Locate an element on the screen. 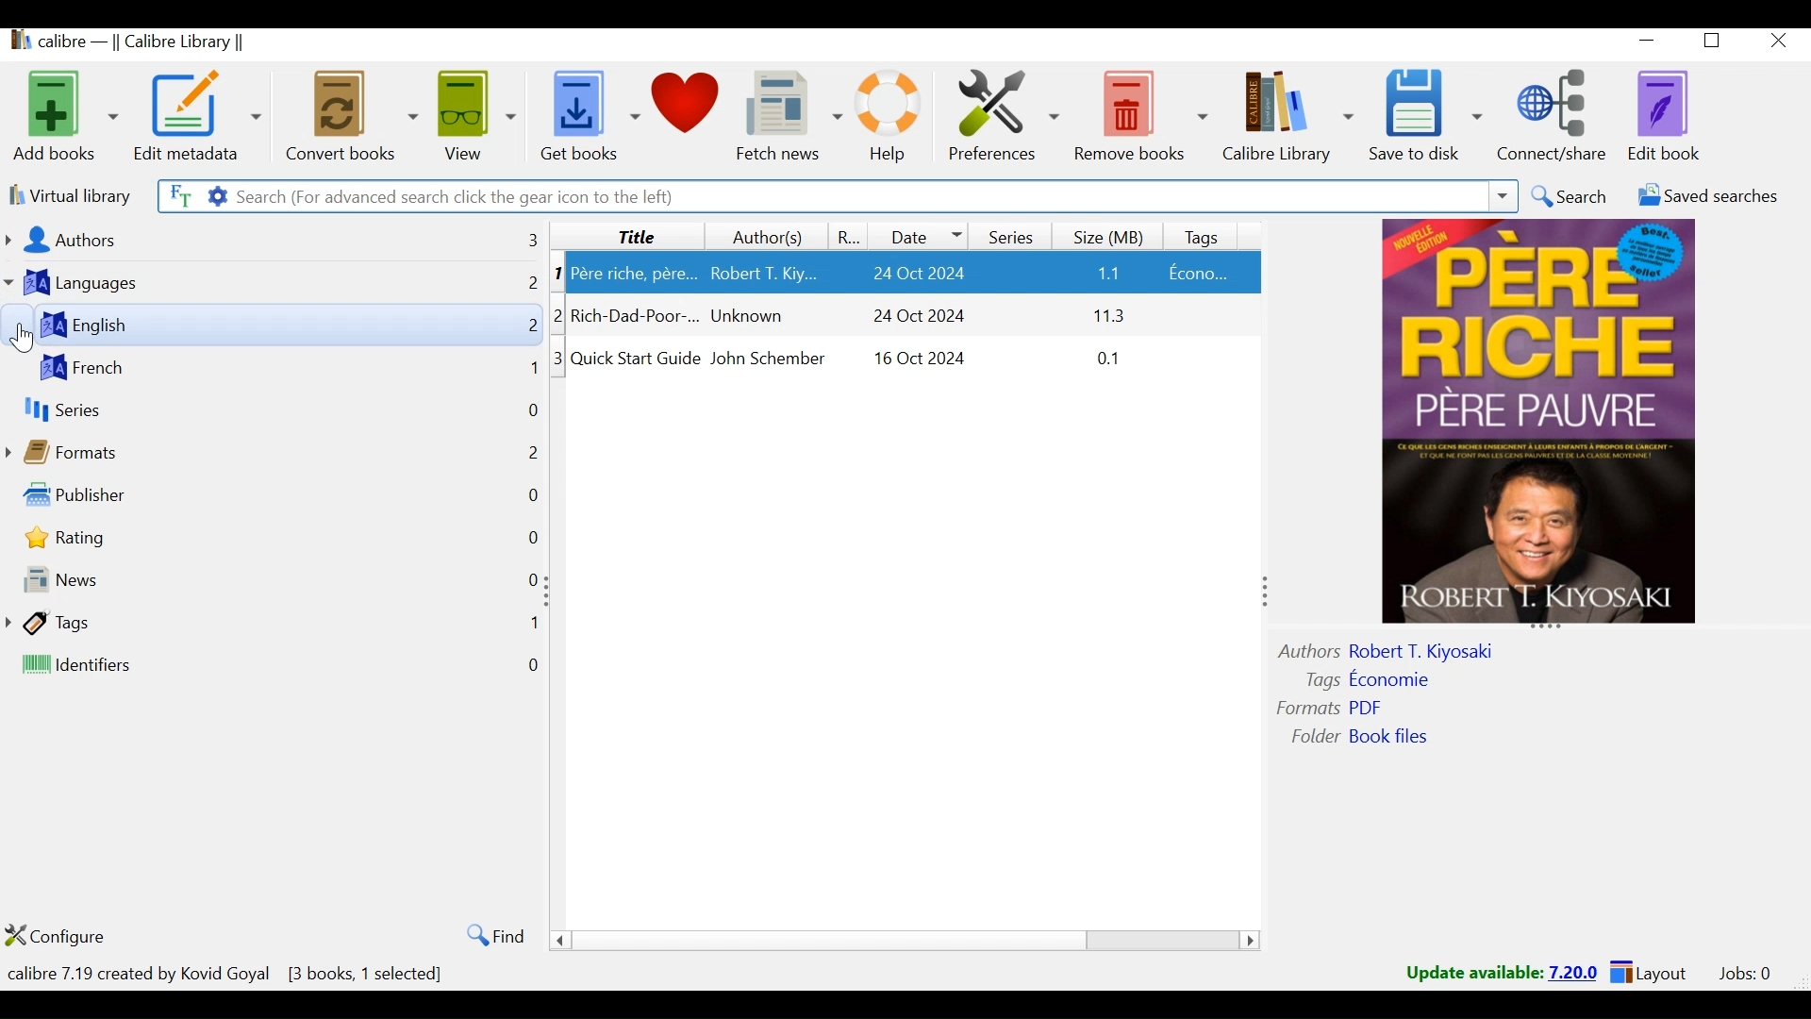  search (For advanced search click the gear icon to the left) is located at coordinates (854, 196).